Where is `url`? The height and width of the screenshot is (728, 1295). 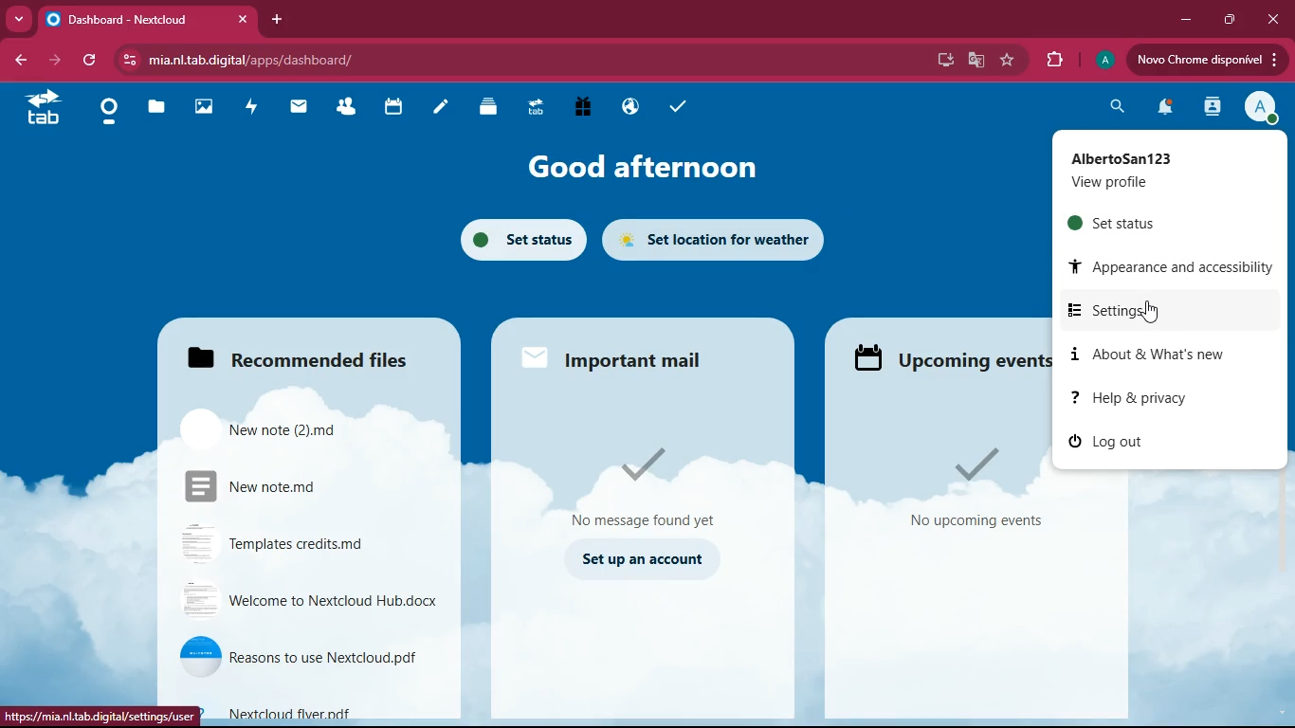
url is located at coordinates (103, 716).